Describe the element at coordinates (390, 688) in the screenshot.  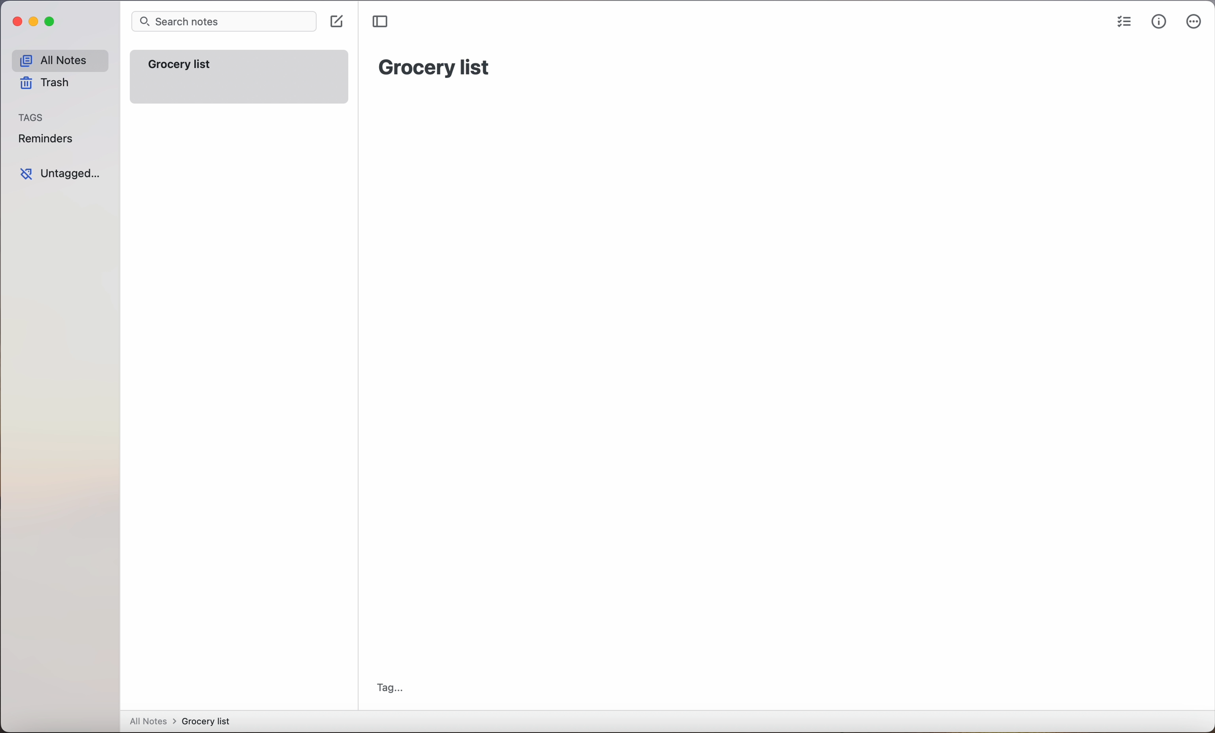
I see `tag` at that location.